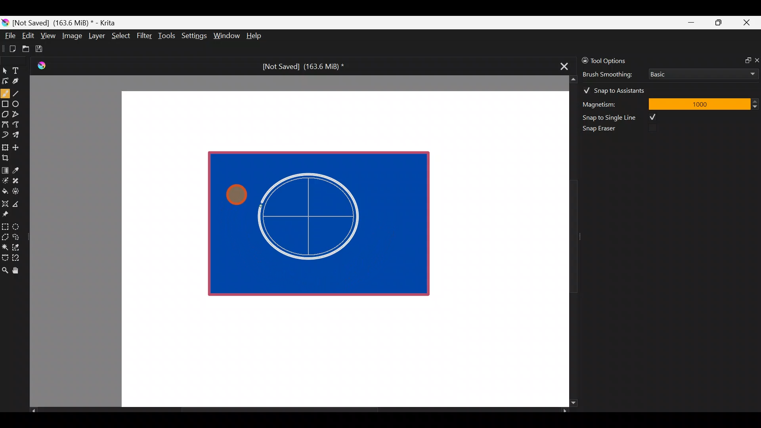 This screenshot has height=428, width=761. What do you see at coordinates (5, 115) in the screenshot?
I see `Polygon tool` at bounding box center [5, 115].